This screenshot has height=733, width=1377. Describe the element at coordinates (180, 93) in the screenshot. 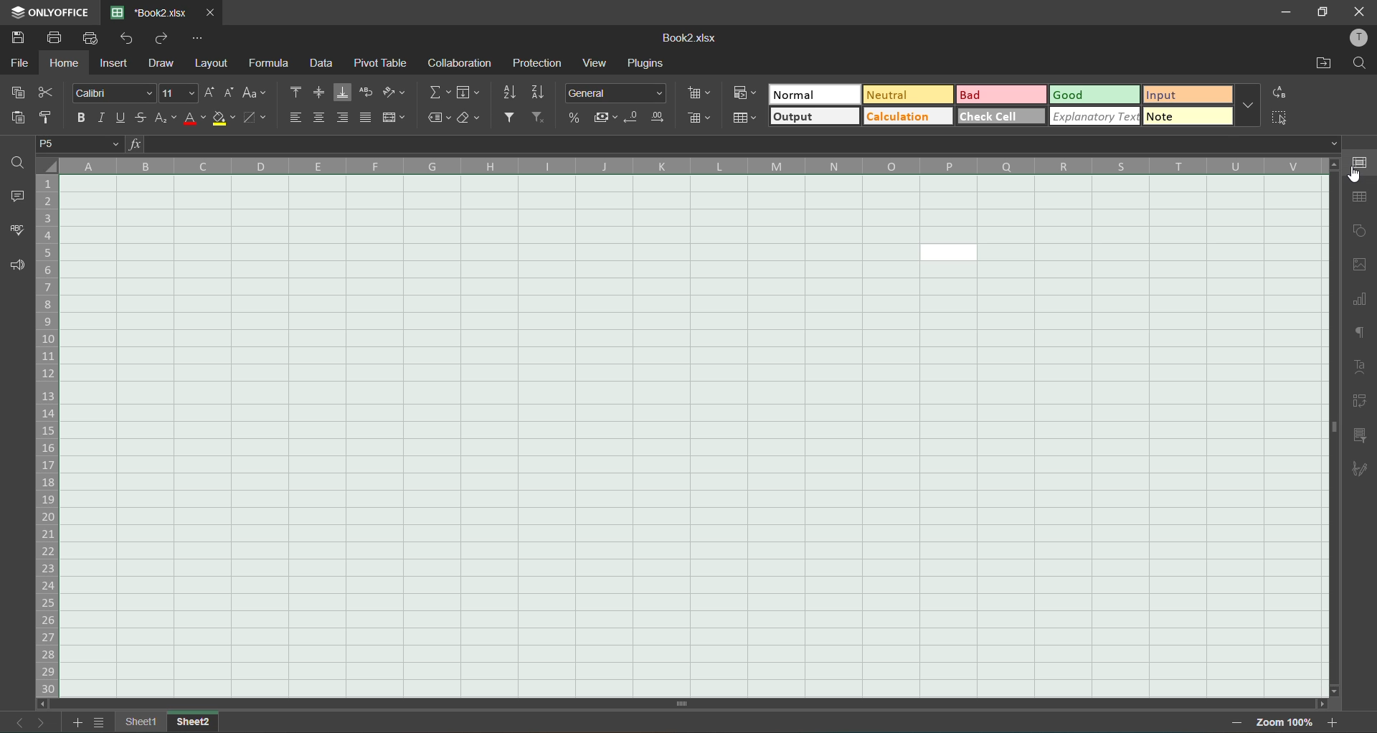

I see `font size` at that location.